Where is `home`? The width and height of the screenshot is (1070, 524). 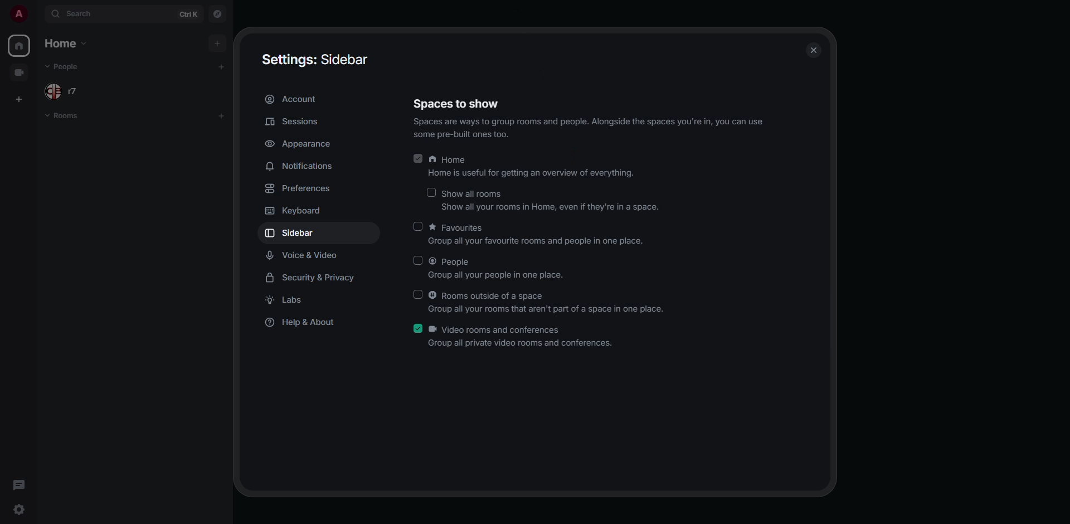 home is located at coordinates (20, 46).